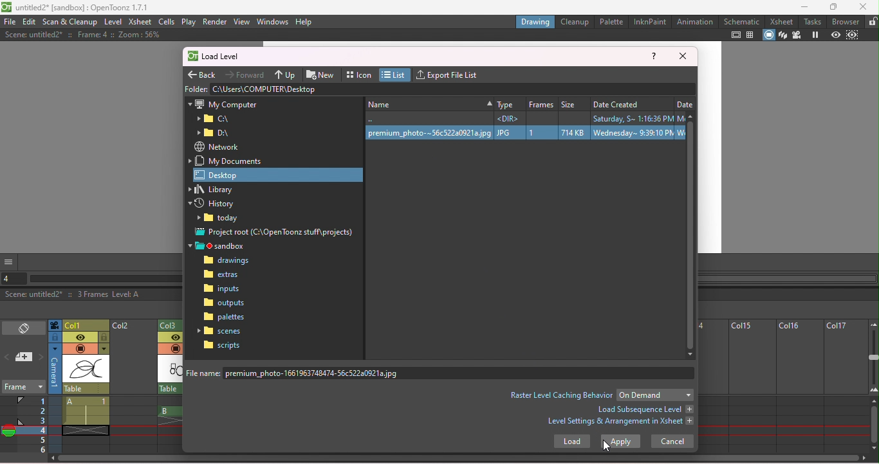  Describe the element at coordinates (189, 22) in the screenshot. I see `Play` at that location.